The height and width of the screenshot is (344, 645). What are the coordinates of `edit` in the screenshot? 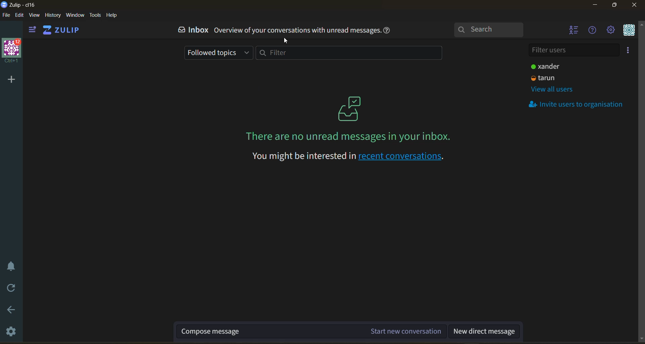 It's located at (19, 16).